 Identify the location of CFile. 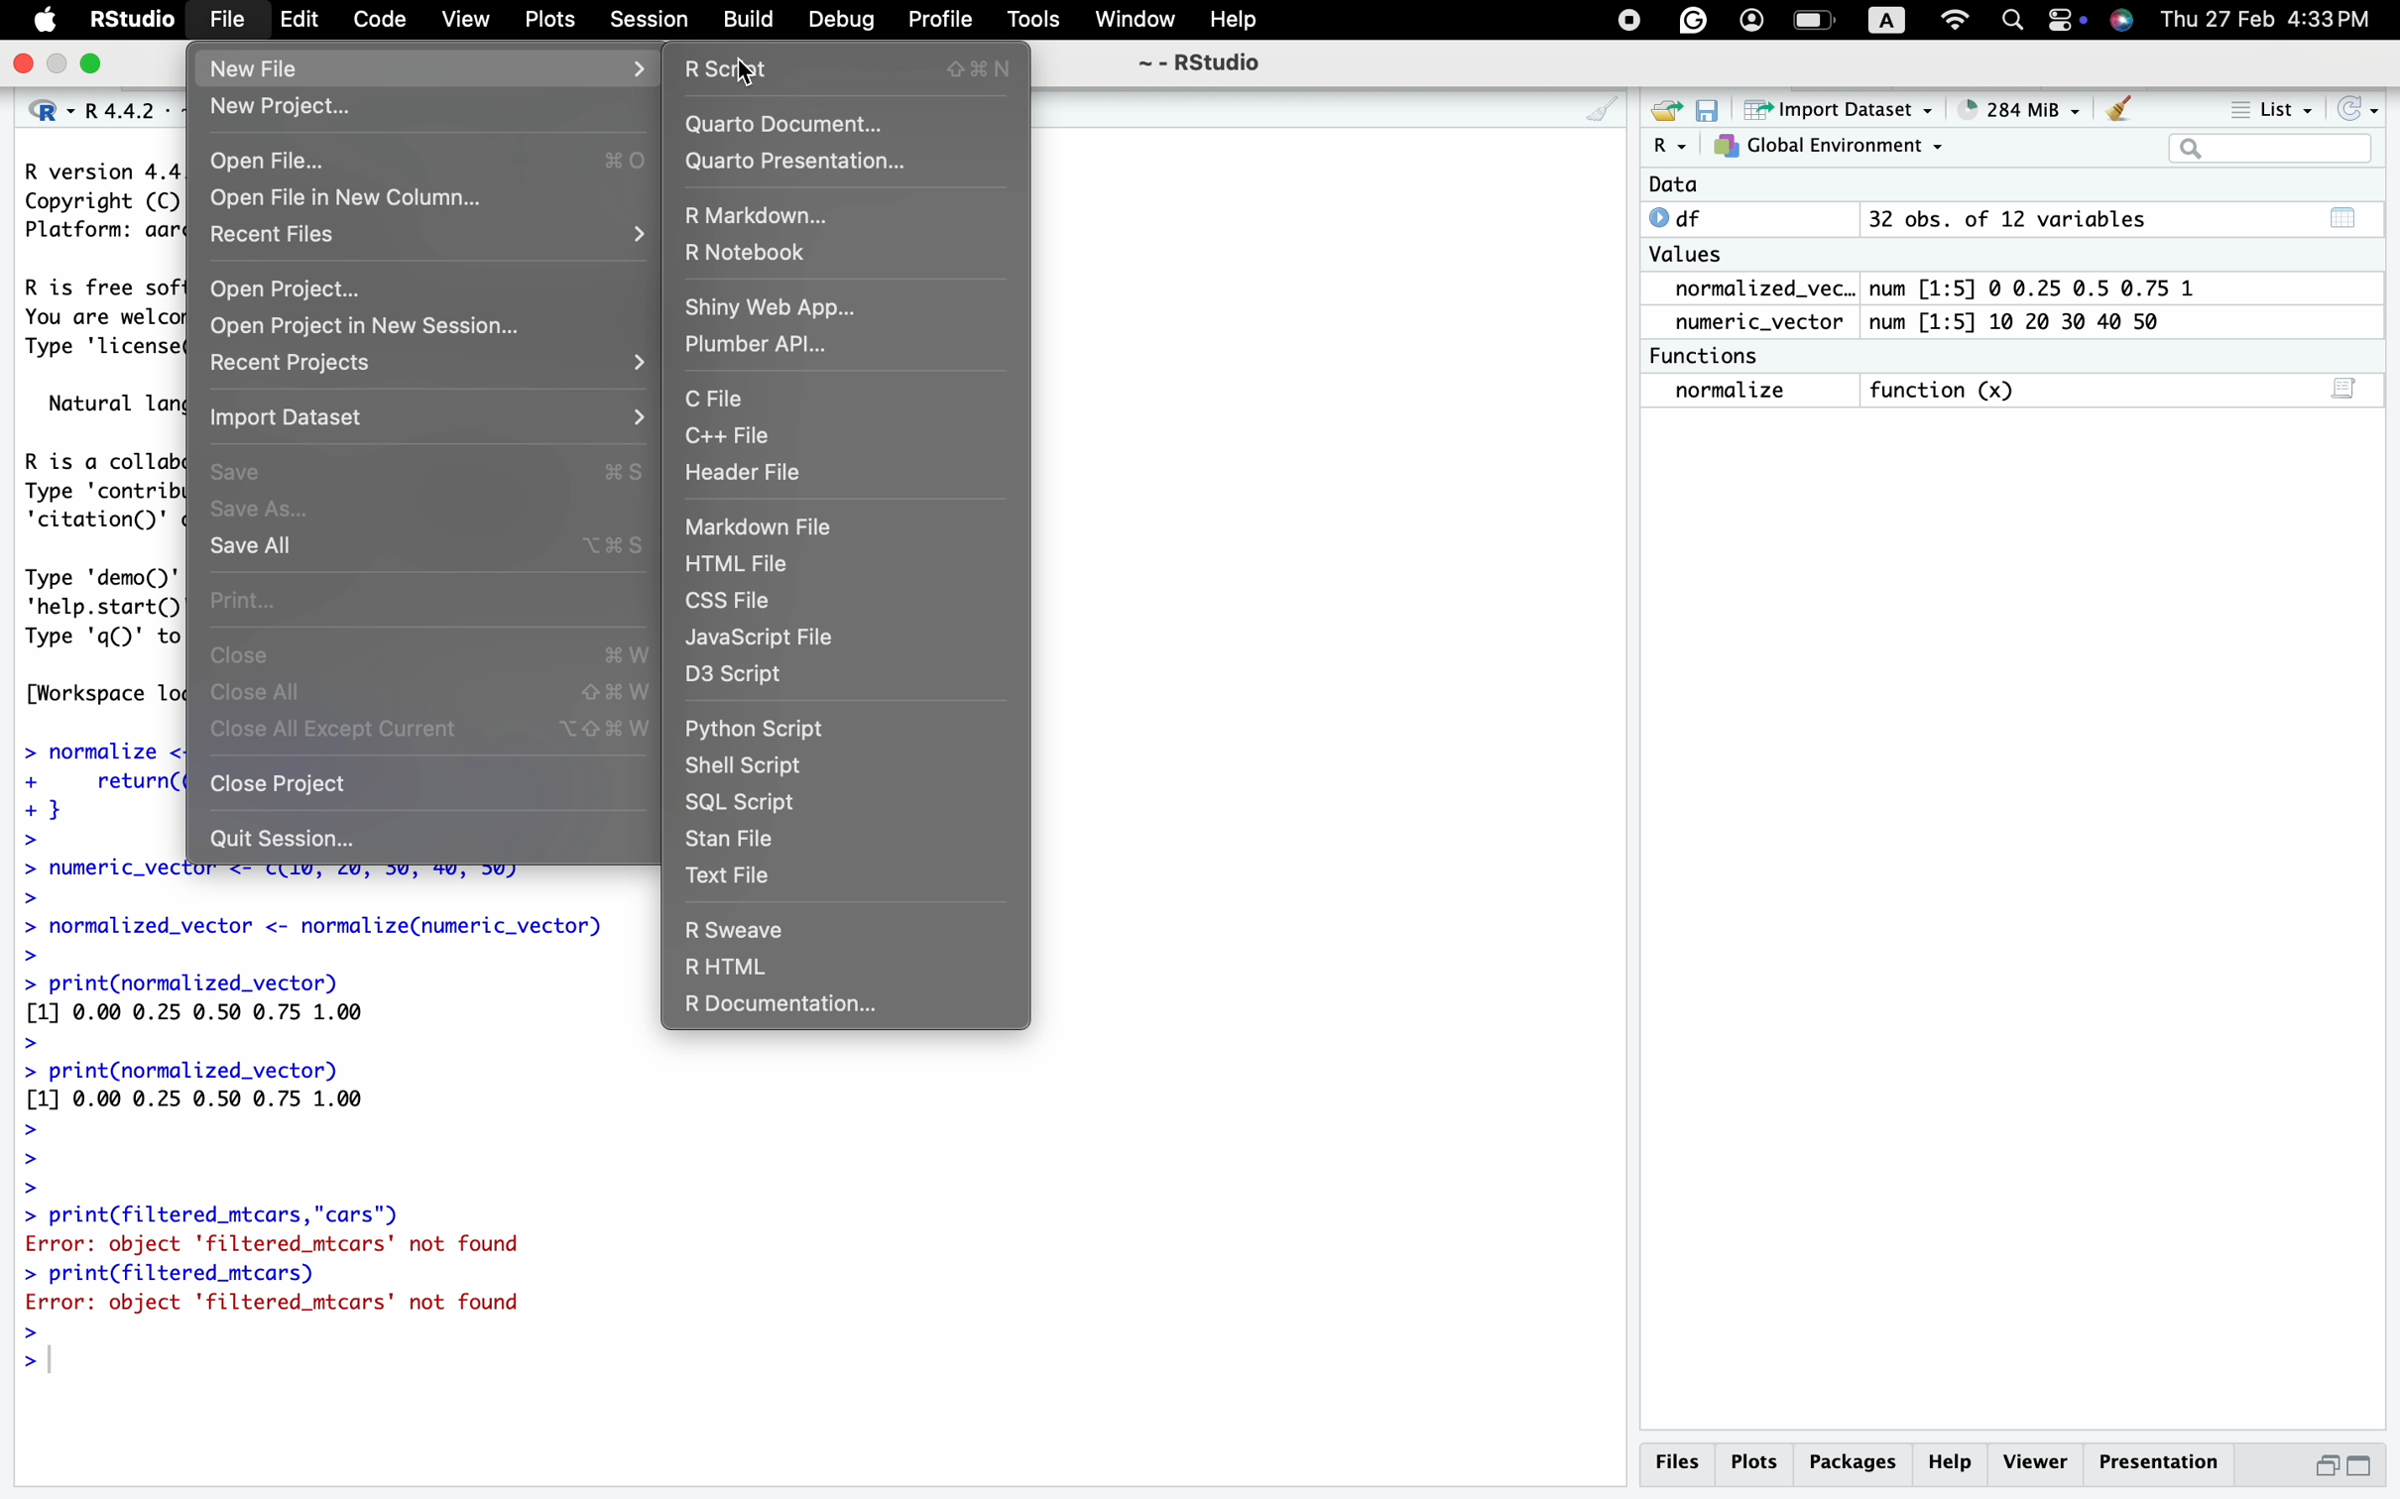
(713, 399).